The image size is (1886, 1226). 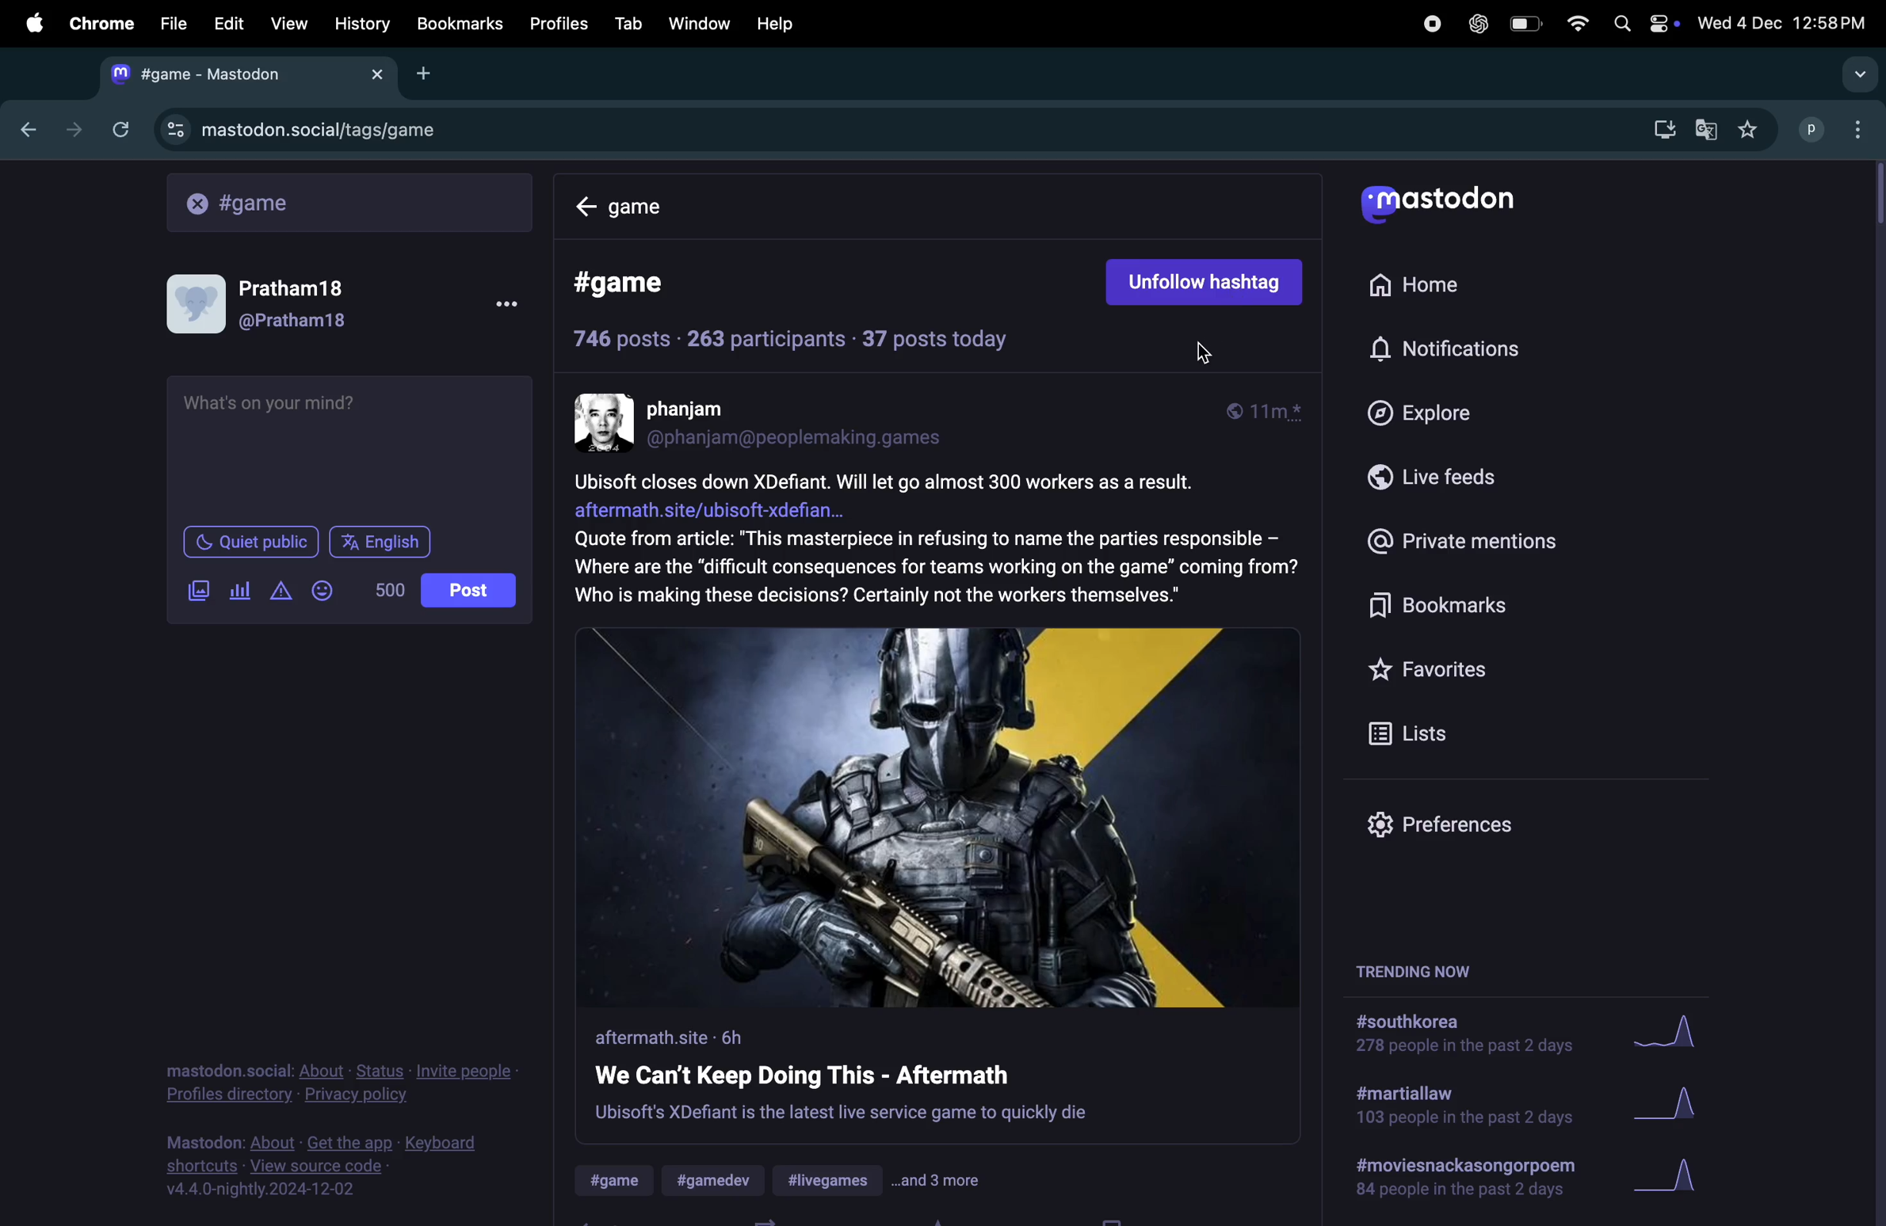 I want to click on Explore, so click(x=1445, y=414).